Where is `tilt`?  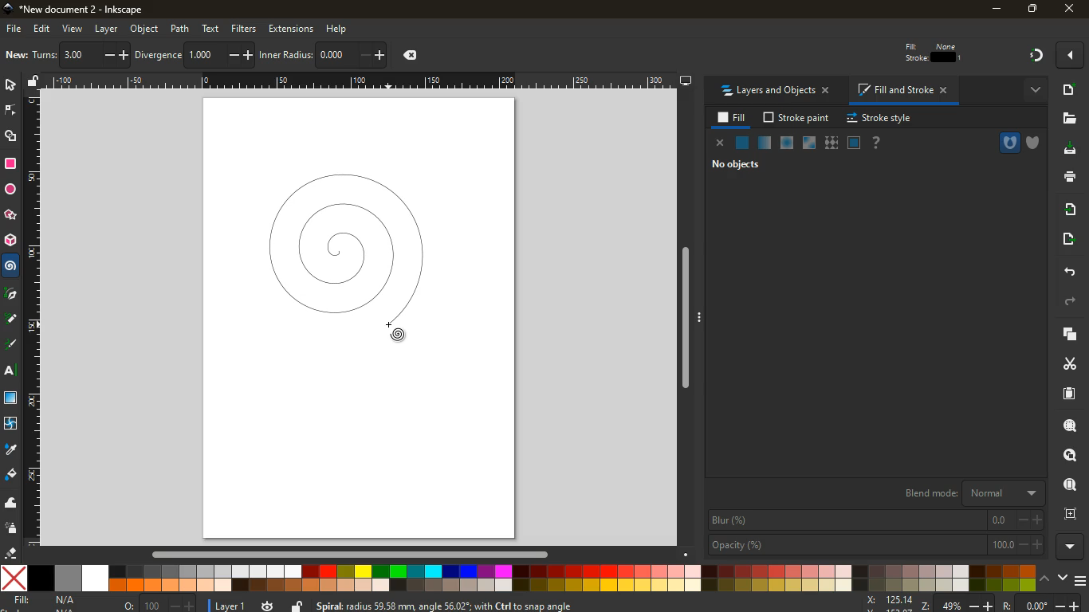
tilt is located at coordinates (156, 55).